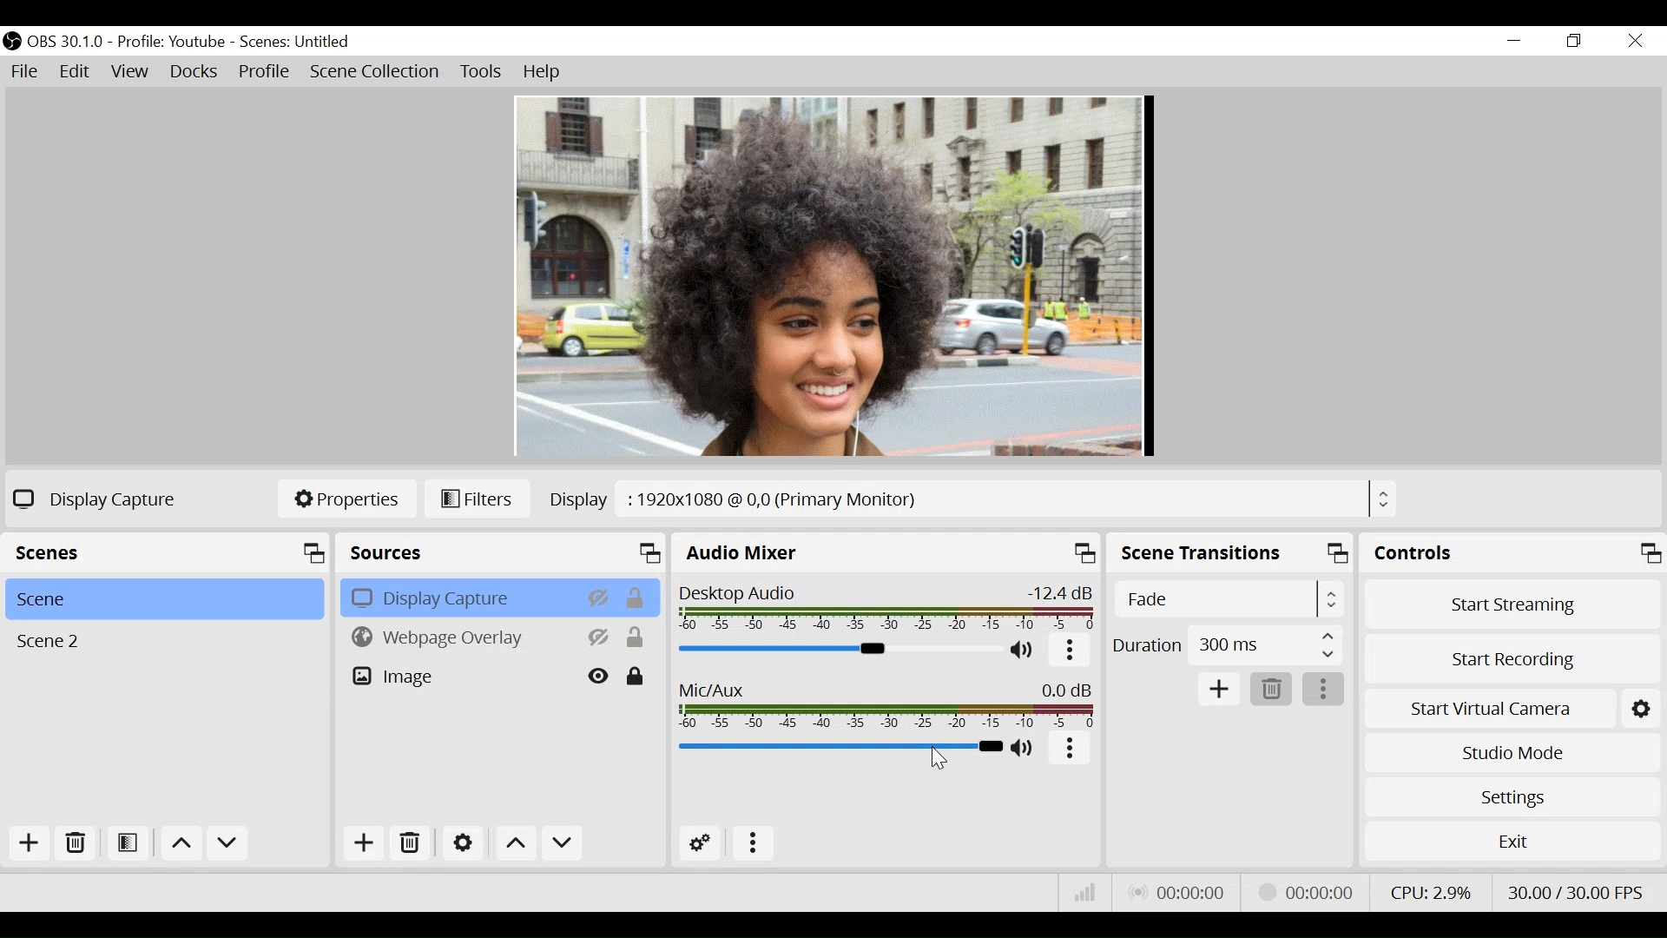  Describe the element at coordinates (462, 842) in the screenshot. I see `Settings` at that location.